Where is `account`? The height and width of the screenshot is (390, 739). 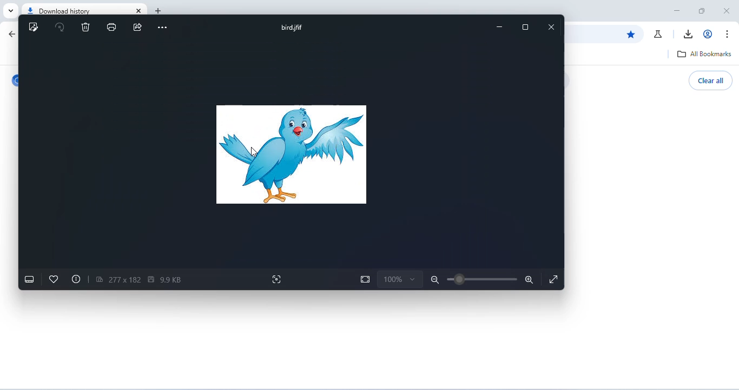 account is located at coordinates (708, 33).